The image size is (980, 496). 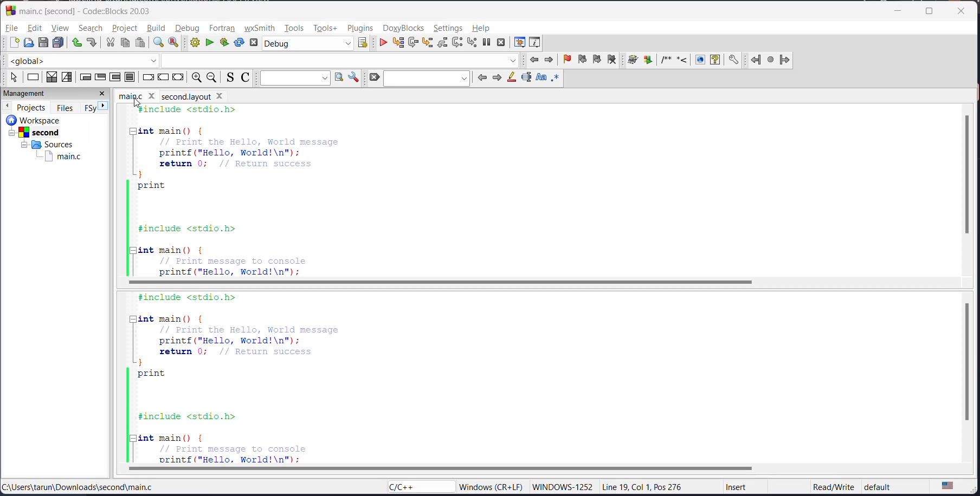 What do you see at coordinates (549, 60) in the screenshot?
I see `jump forward` at bounding box center [549, 60].